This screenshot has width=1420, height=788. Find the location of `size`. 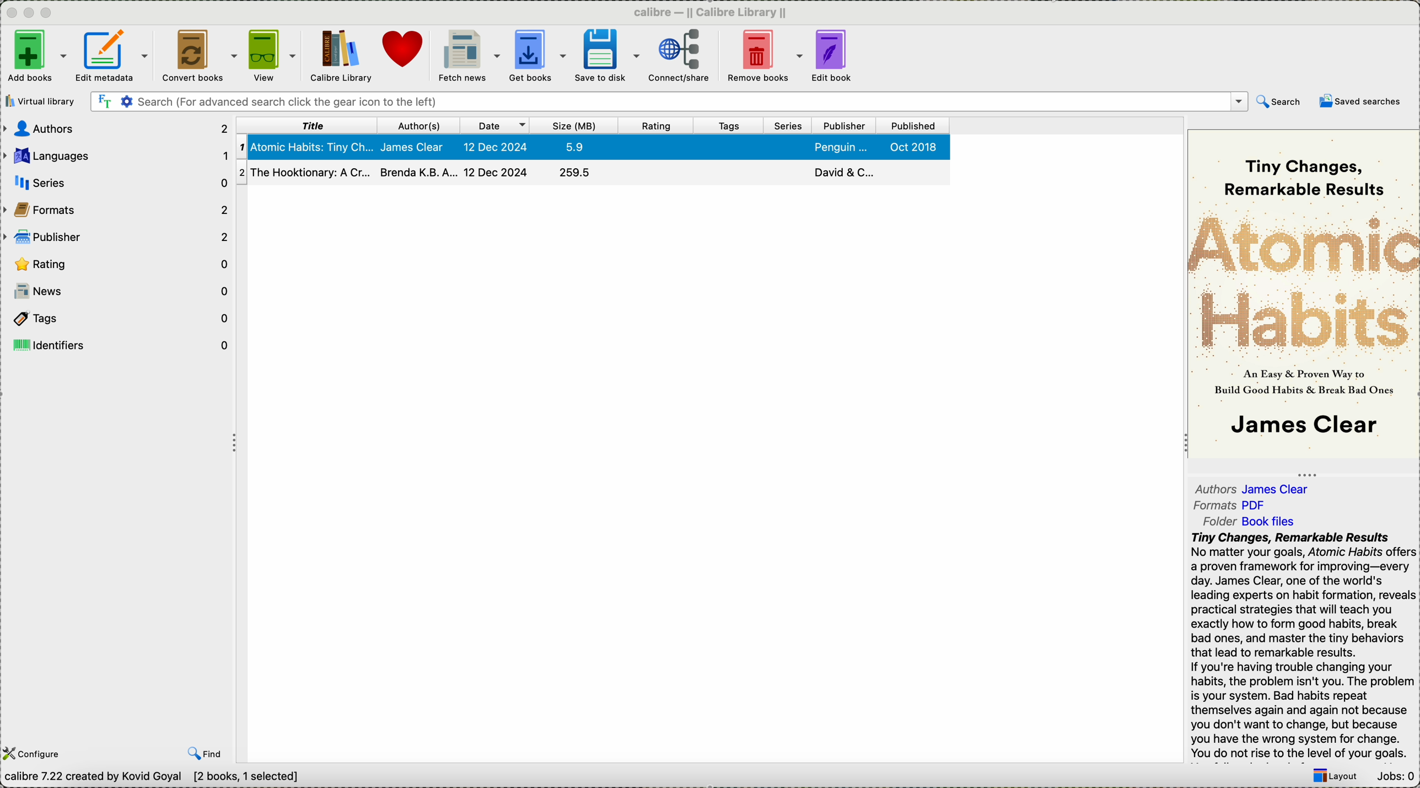

size is located at coordinates (573, 125).